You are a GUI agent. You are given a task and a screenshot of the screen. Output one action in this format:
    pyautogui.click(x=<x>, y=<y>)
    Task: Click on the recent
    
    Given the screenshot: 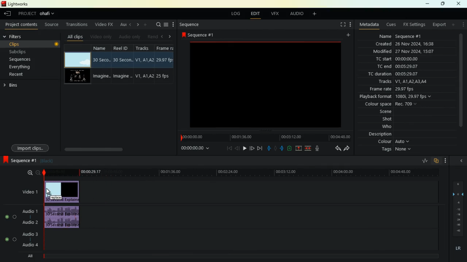 What is the action you would take?
    pyautogui.click(x=20, y=74)
    